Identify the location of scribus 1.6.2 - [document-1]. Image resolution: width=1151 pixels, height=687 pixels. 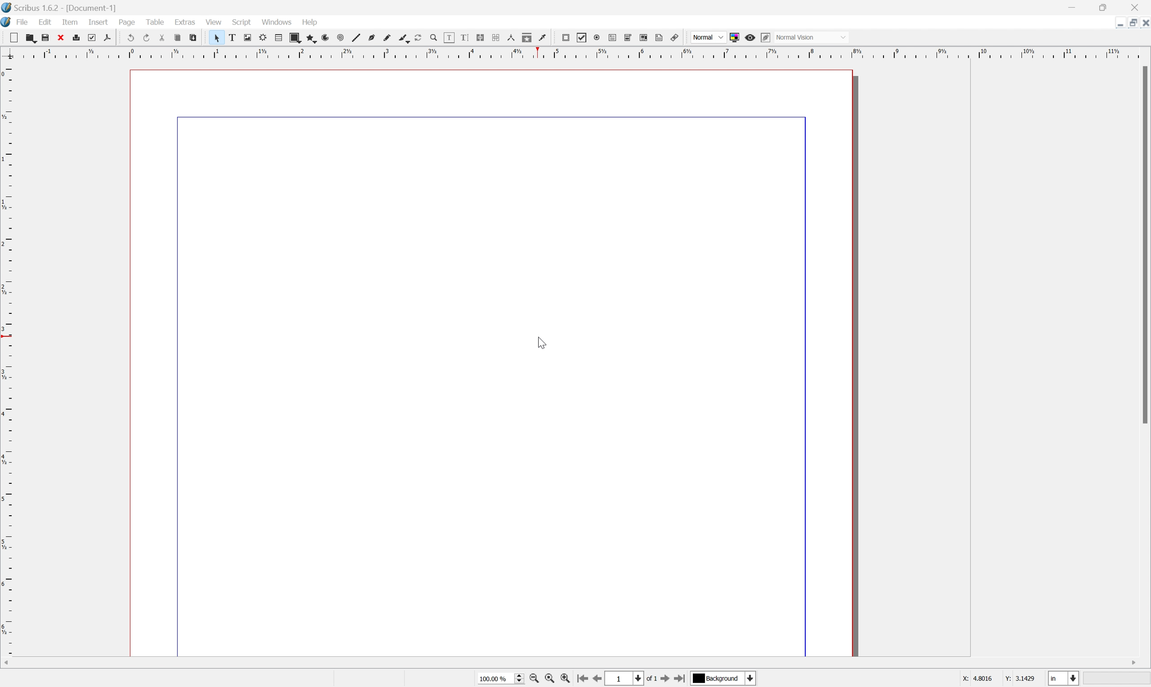
(59, 6).